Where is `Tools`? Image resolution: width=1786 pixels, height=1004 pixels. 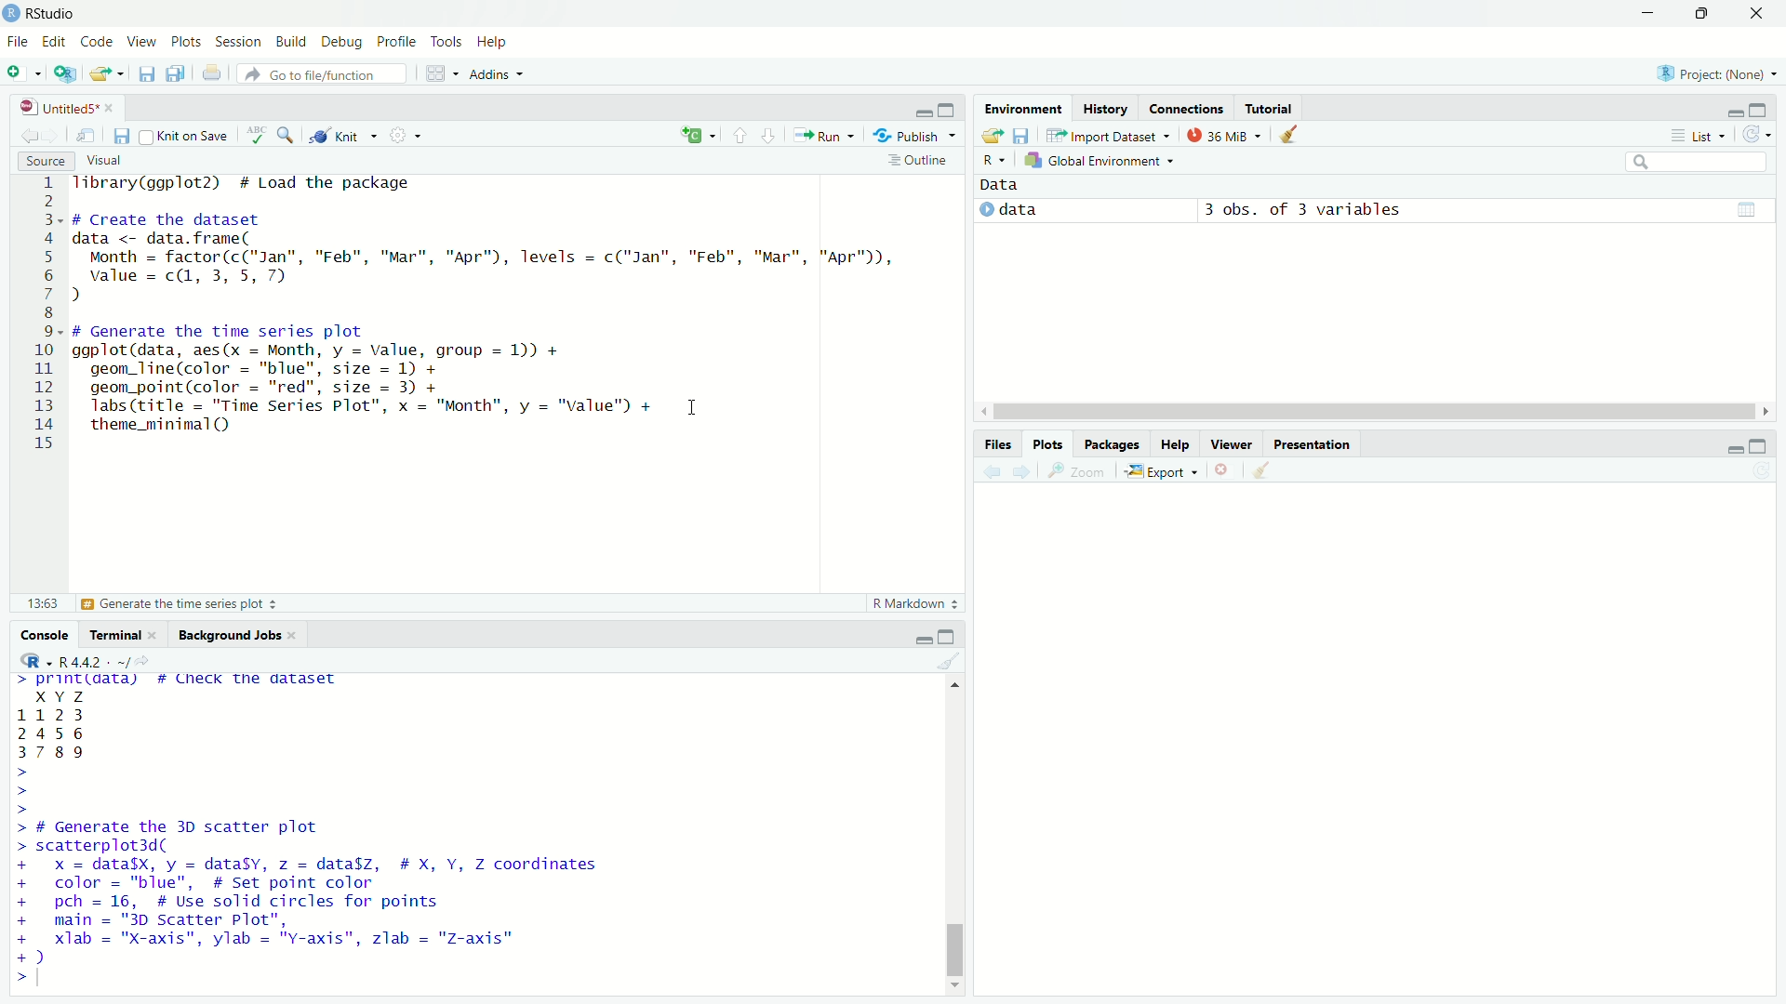
Tools is located at coordinates (447, 41).